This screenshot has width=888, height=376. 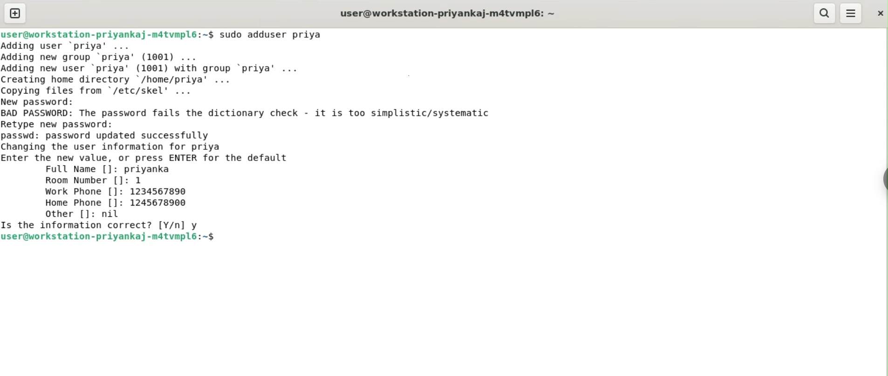 What do you see at coordinates (146, 153) in the screenshot?
I see `passwd: password updated successfullyChanging the user information for priyaEnter the new value, or press ENTER for the defaultFull Name []: priyankal ` at bounding box center [146, 153].